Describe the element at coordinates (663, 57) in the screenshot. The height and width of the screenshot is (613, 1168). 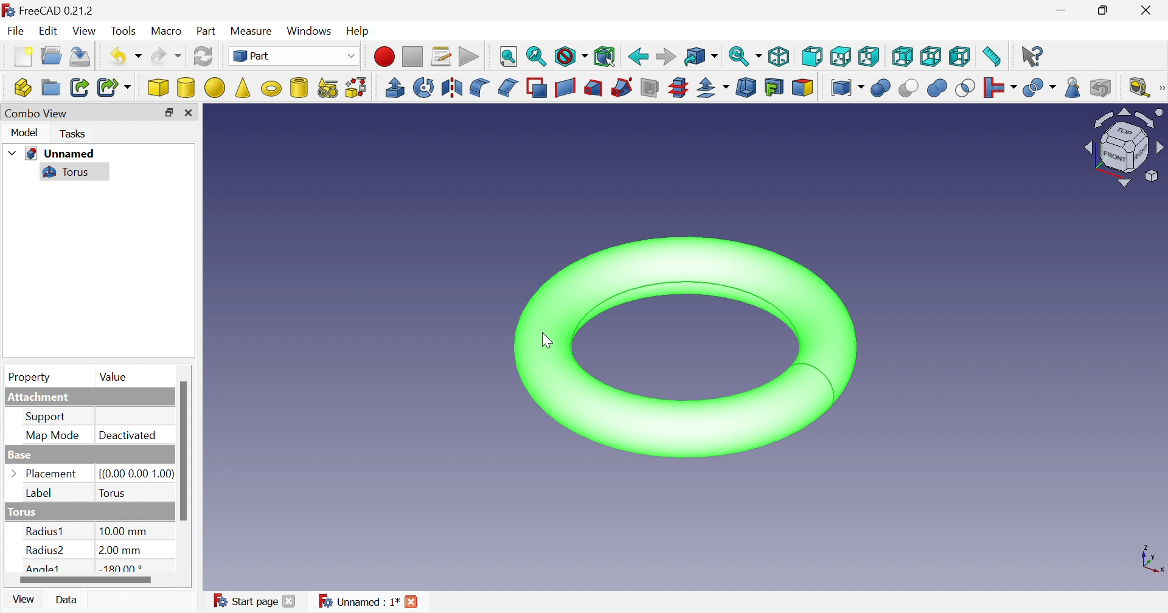
I see `Forward` at that location.